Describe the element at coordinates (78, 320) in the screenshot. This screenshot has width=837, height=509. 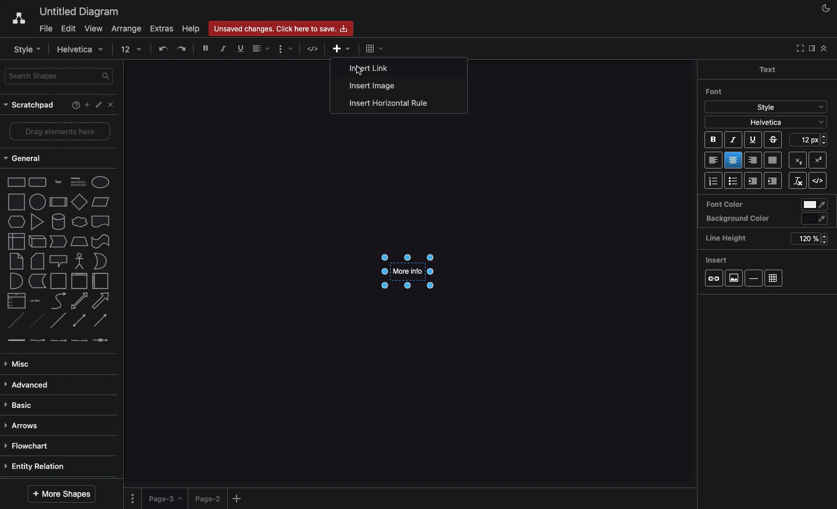
I see `bidirectional connector ` at that location.